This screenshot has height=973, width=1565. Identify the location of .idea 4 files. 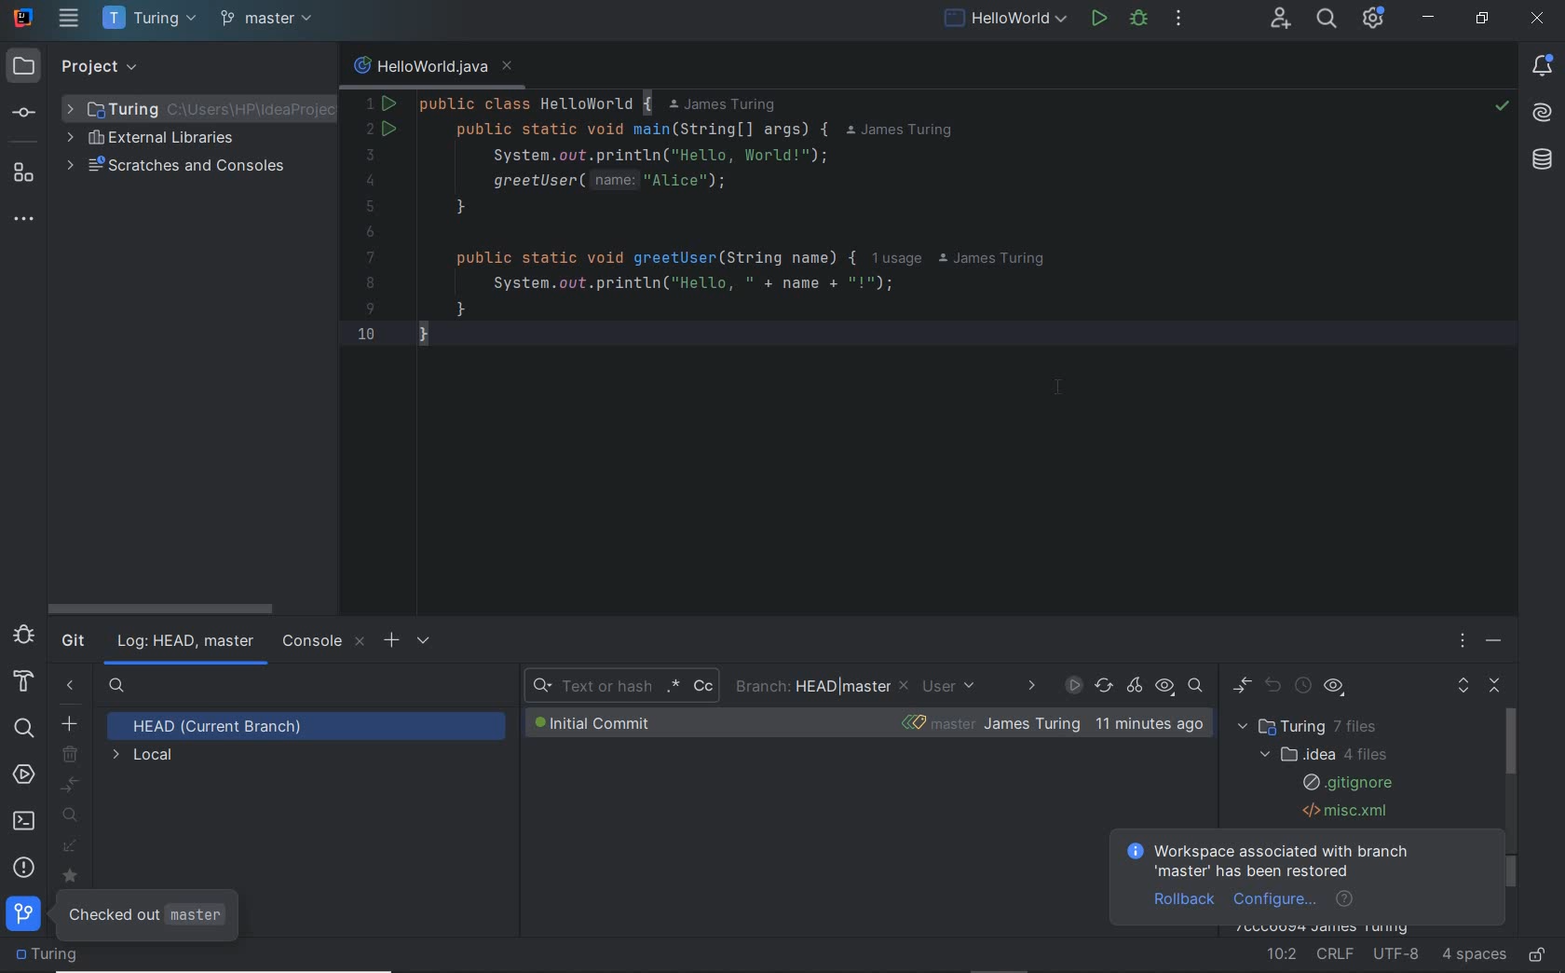
(1320, 754).